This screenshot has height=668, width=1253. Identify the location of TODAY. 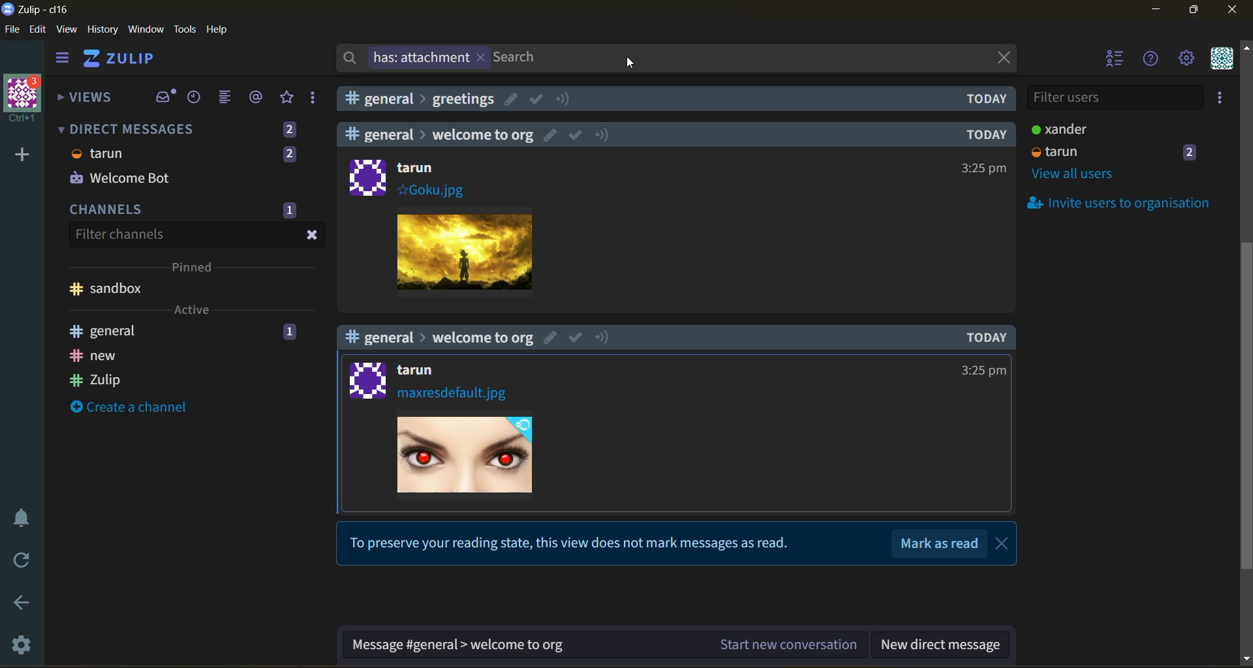
(983, 134).